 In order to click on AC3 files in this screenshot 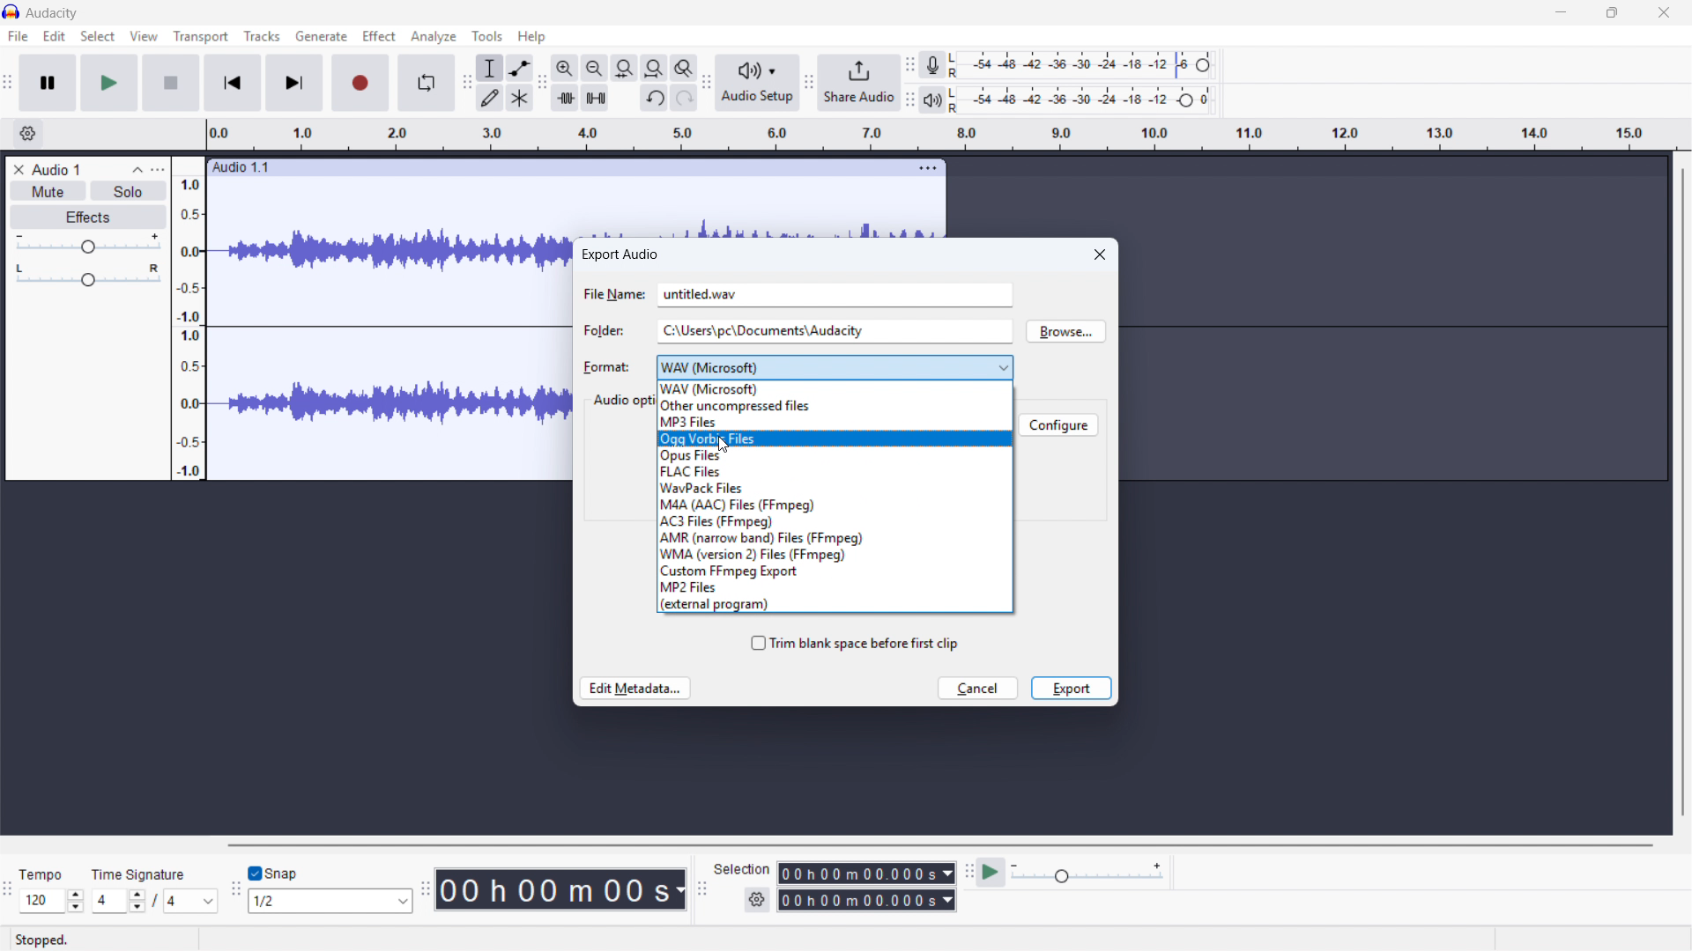, I will do `click(835, 520)`.